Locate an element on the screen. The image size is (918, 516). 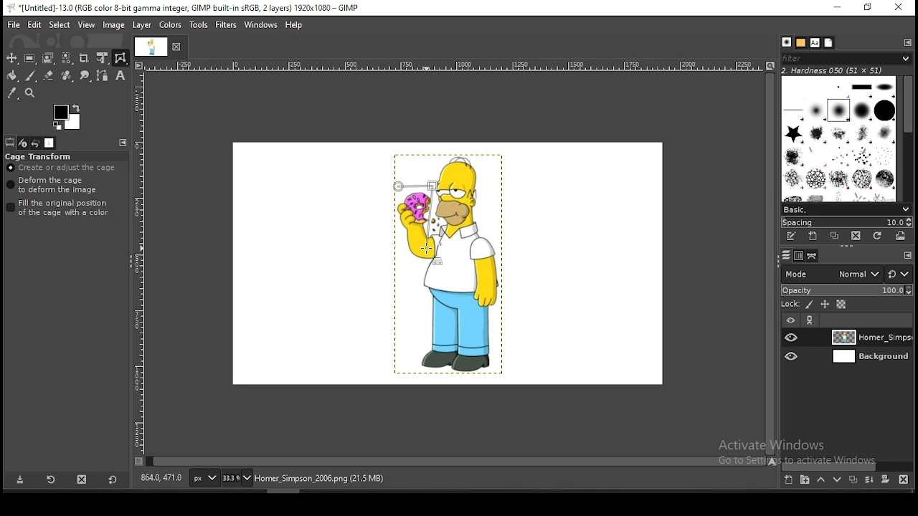
minimize is located at coordinates (838, 8).